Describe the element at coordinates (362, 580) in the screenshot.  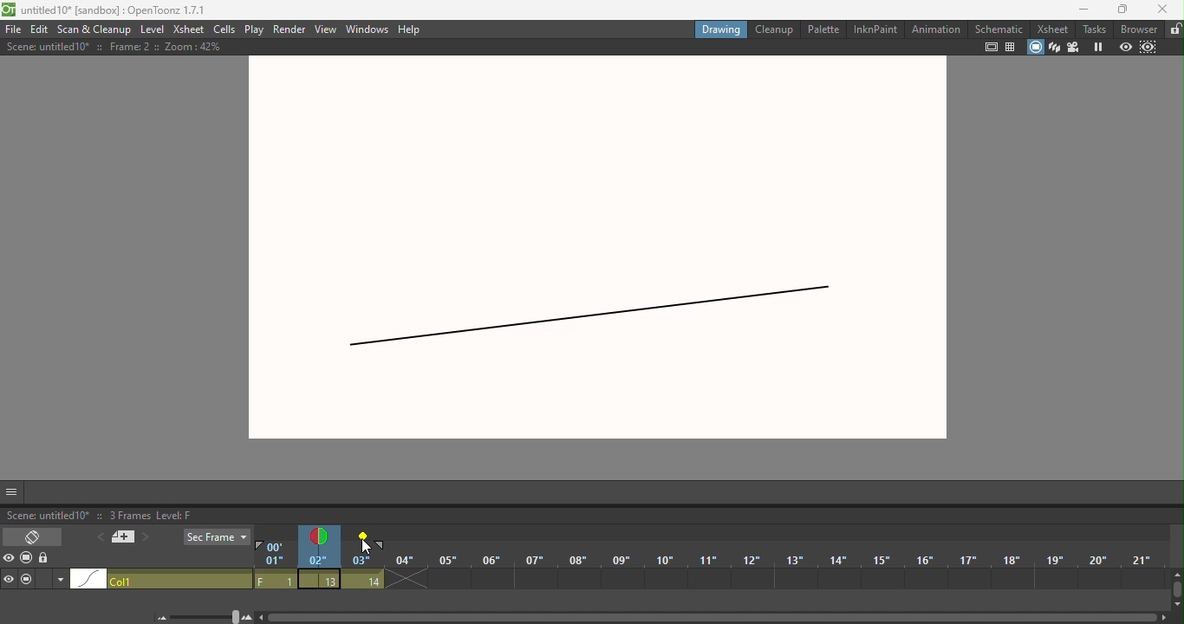
I see `14` at that location.